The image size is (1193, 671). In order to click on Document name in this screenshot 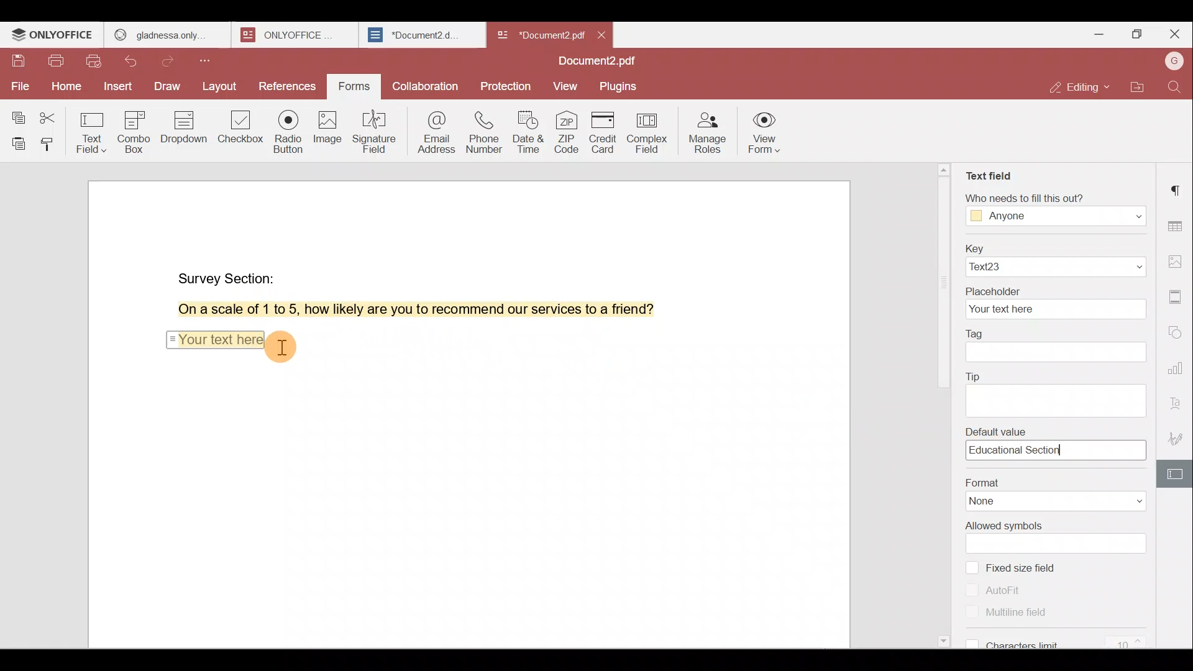, I will do `click(601, 62)`.